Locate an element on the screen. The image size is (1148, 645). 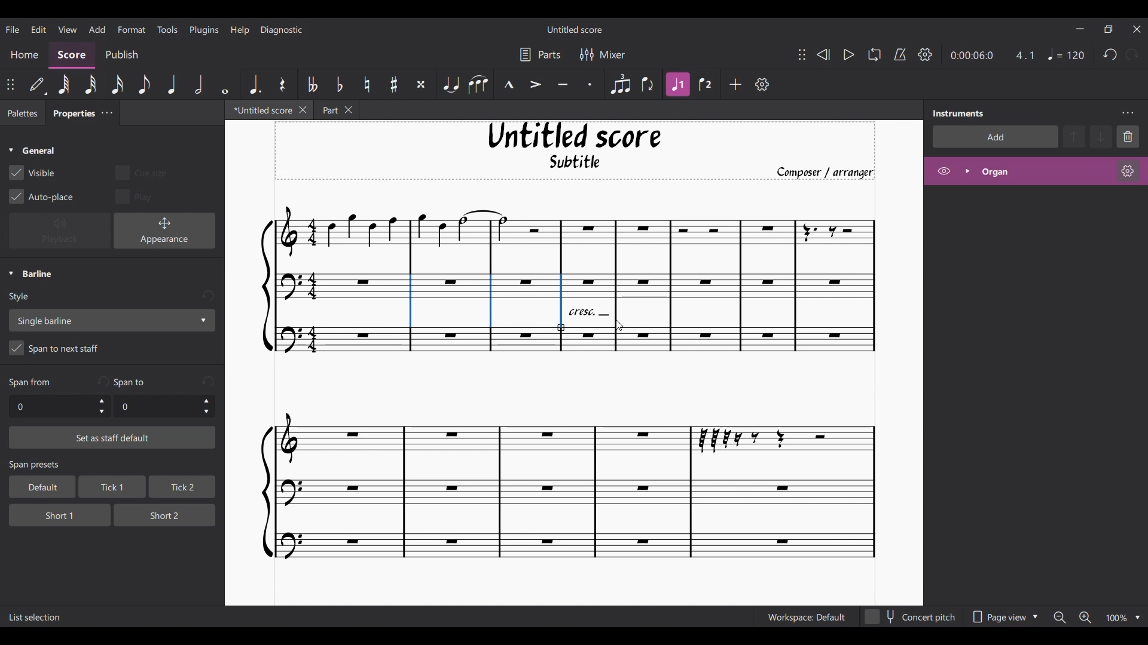
Palette tab is located at coordinates (21, 113).